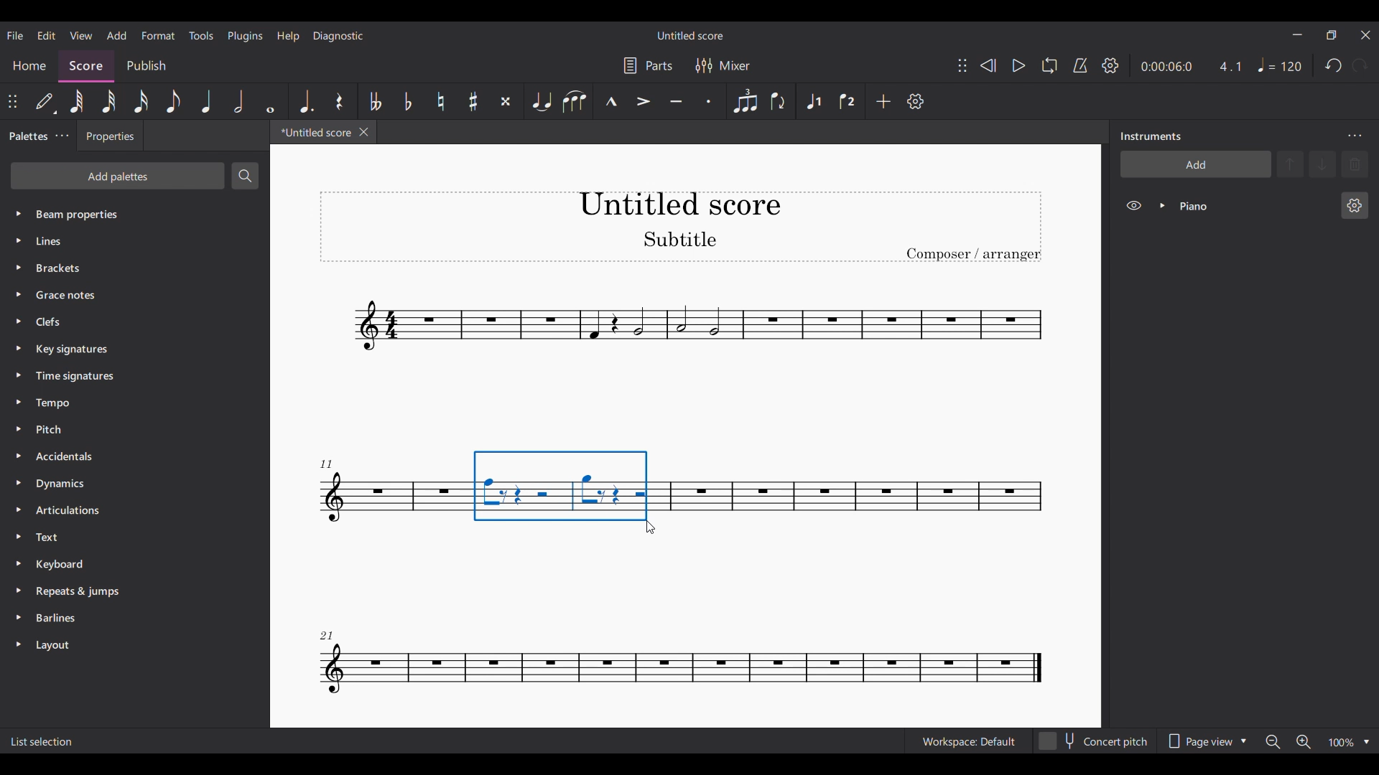  What do you see at coordinates (1355, 136) in the screenshot?
I see `Panel settings` at bounding box center [1355, 136].